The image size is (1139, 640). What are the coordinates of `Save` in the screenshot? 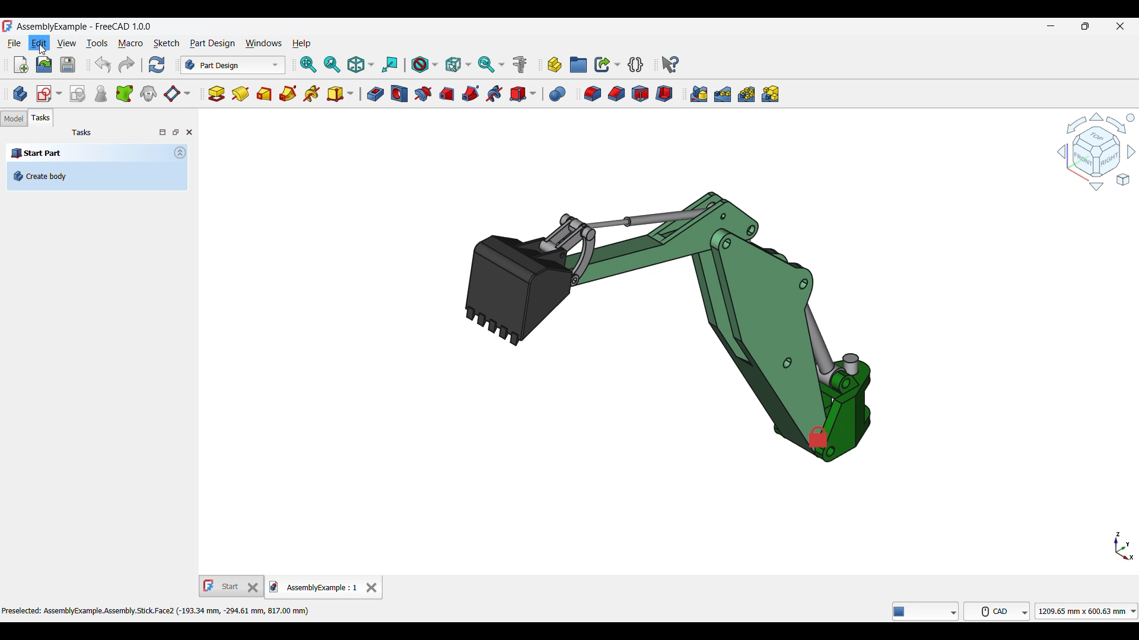 It's located at (68, 65).